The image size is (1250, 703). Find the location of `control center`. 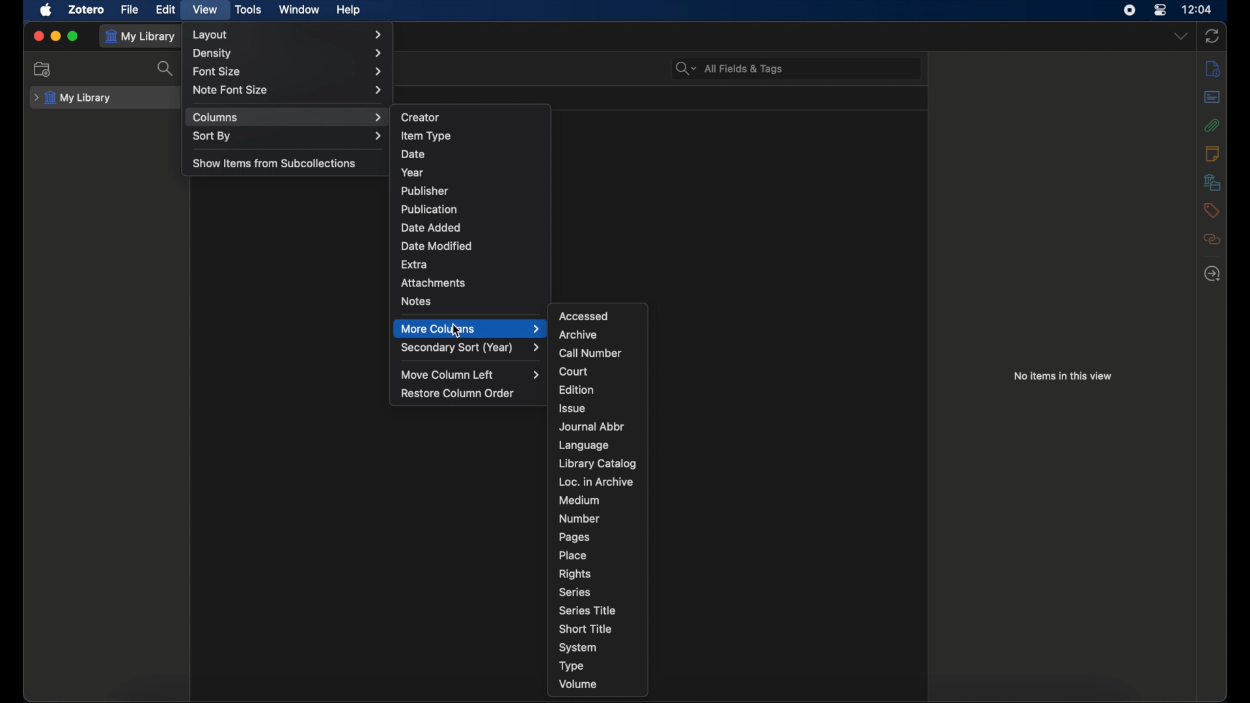

control center is located at coordinates (1161, 10).